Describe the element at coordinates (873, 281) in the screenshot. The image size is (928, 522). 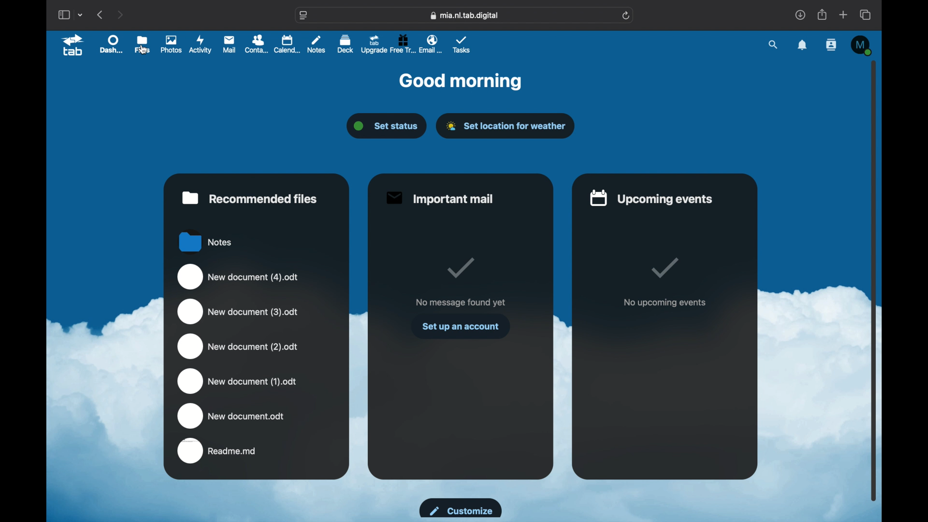
I see `scroll box` at that location.